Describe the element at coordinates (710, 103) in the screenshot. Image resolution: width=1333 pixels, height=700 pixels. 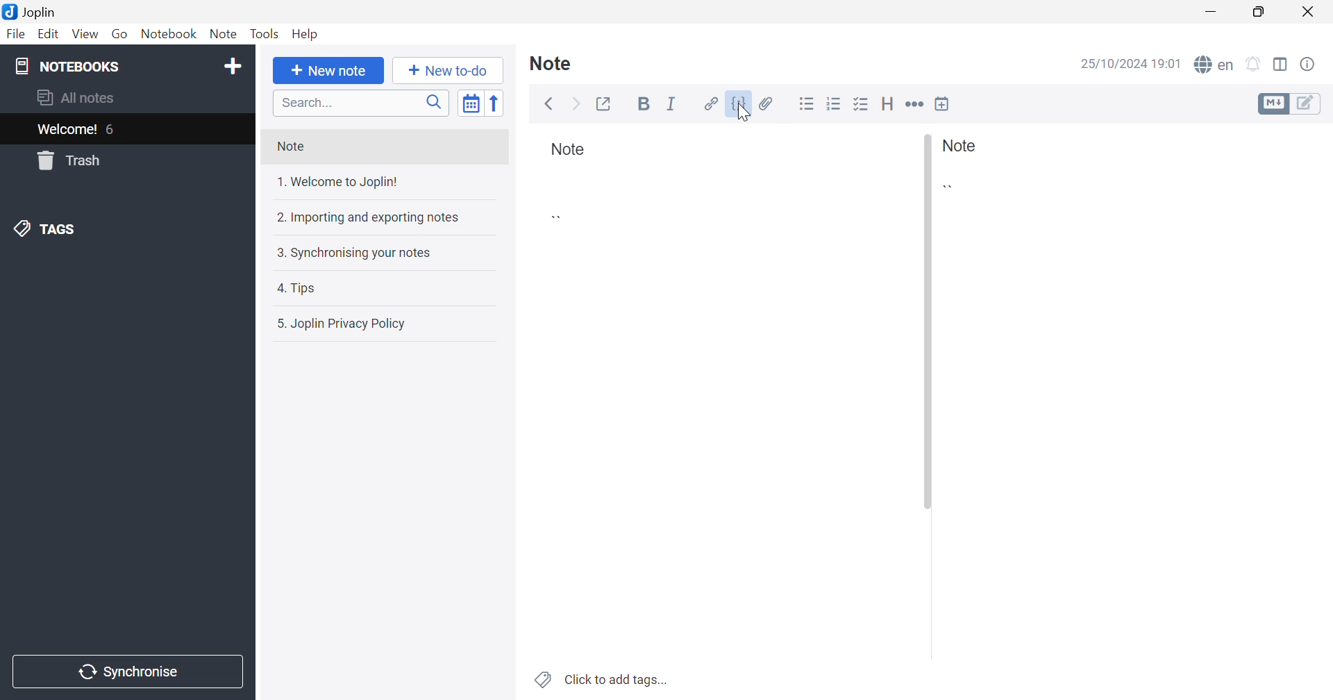
I see `Hyperlink` at that location.